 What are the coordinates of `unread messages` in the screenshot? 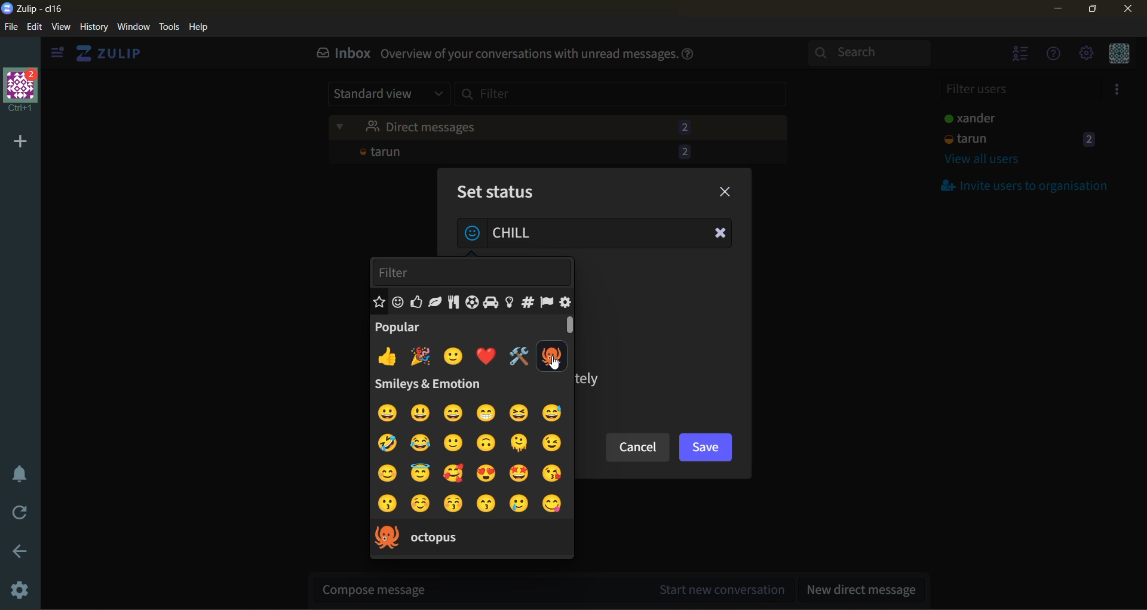 It's located at (559, 124).